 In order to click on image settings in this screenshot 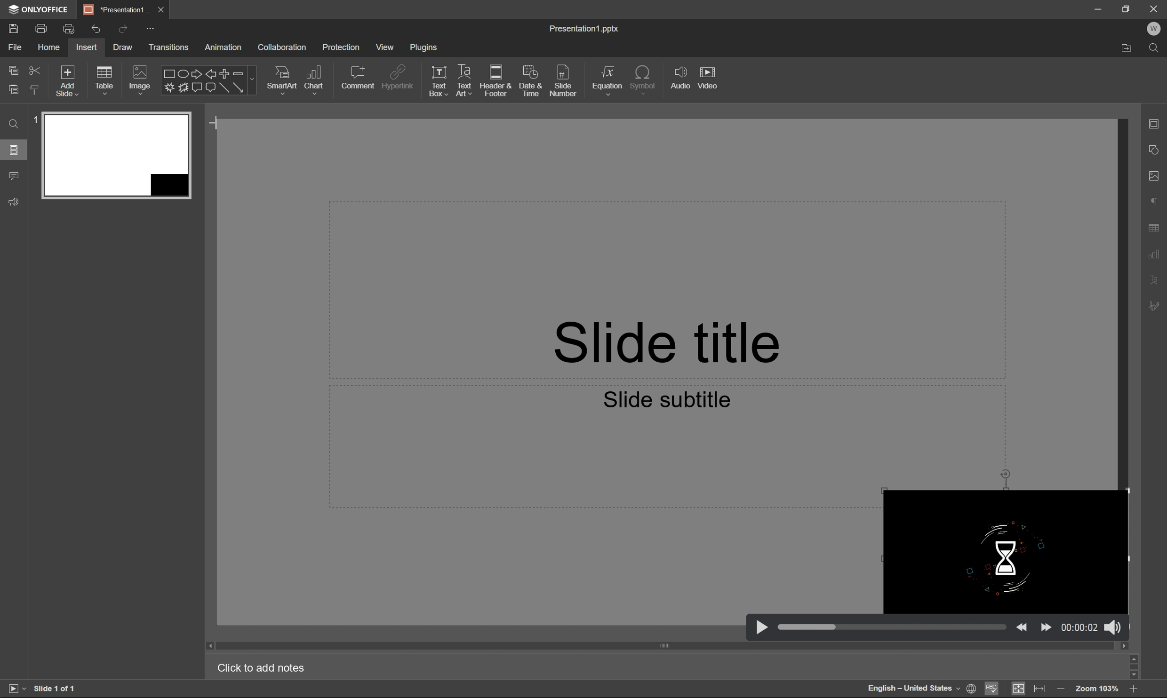, I will do `click(1157, 175)`.